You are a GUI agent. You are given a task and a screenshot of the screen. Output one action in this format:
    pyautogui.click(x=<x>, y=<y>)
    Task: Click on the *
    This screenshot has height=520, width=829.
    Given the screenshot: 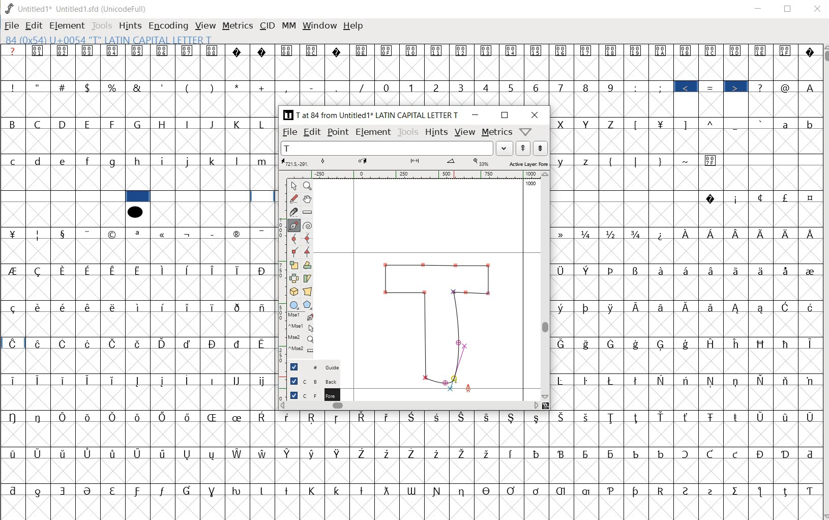 What is the action you would take?
    pyautogui.click(x=240, y=86)
    